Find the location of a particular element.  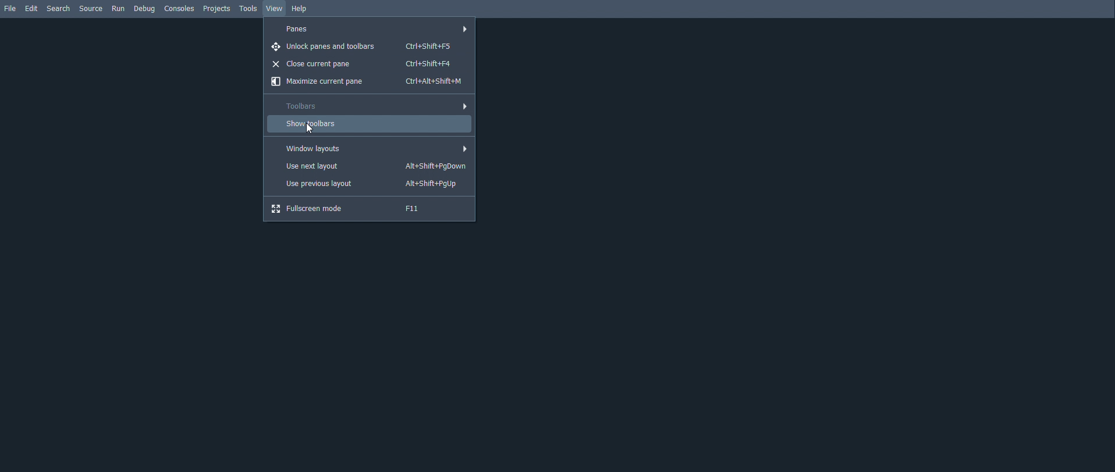

Tools is located at coordinates (248, 8).